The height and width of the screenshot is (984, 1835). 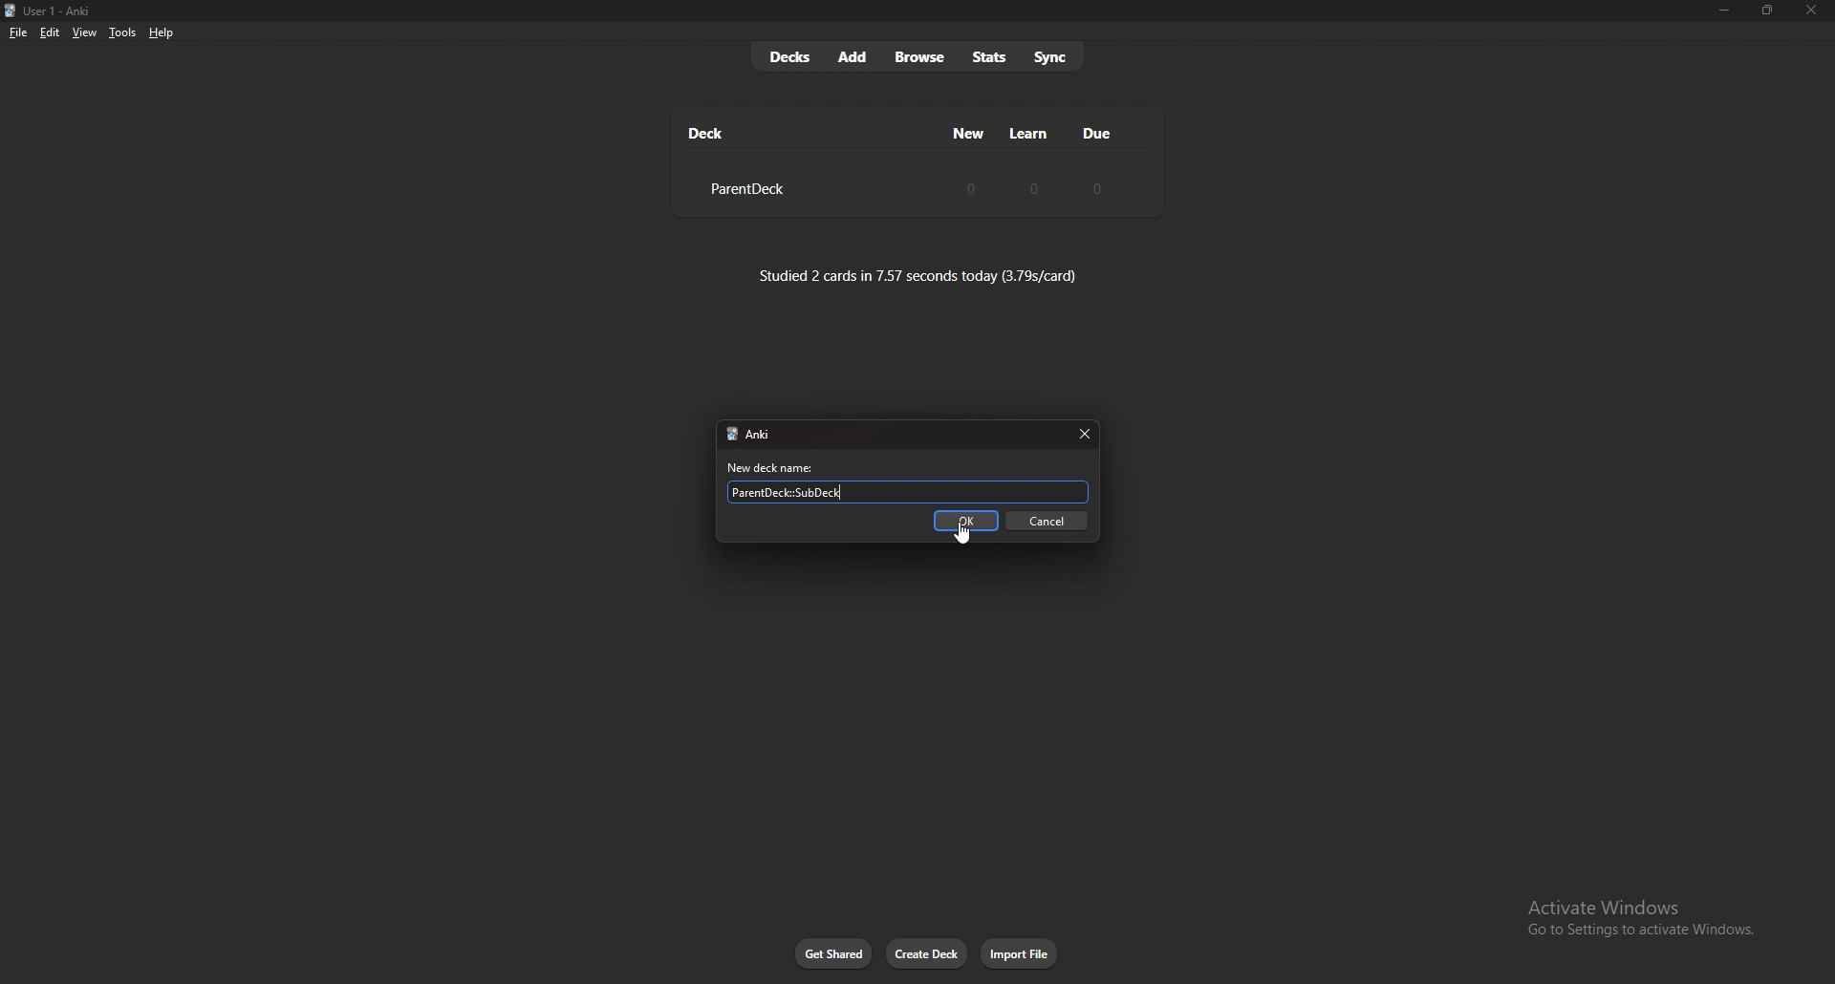 What do you see at coordinates (1052, 55) in the screenshot?
I see `sync` at bounding box center [1052, 55].